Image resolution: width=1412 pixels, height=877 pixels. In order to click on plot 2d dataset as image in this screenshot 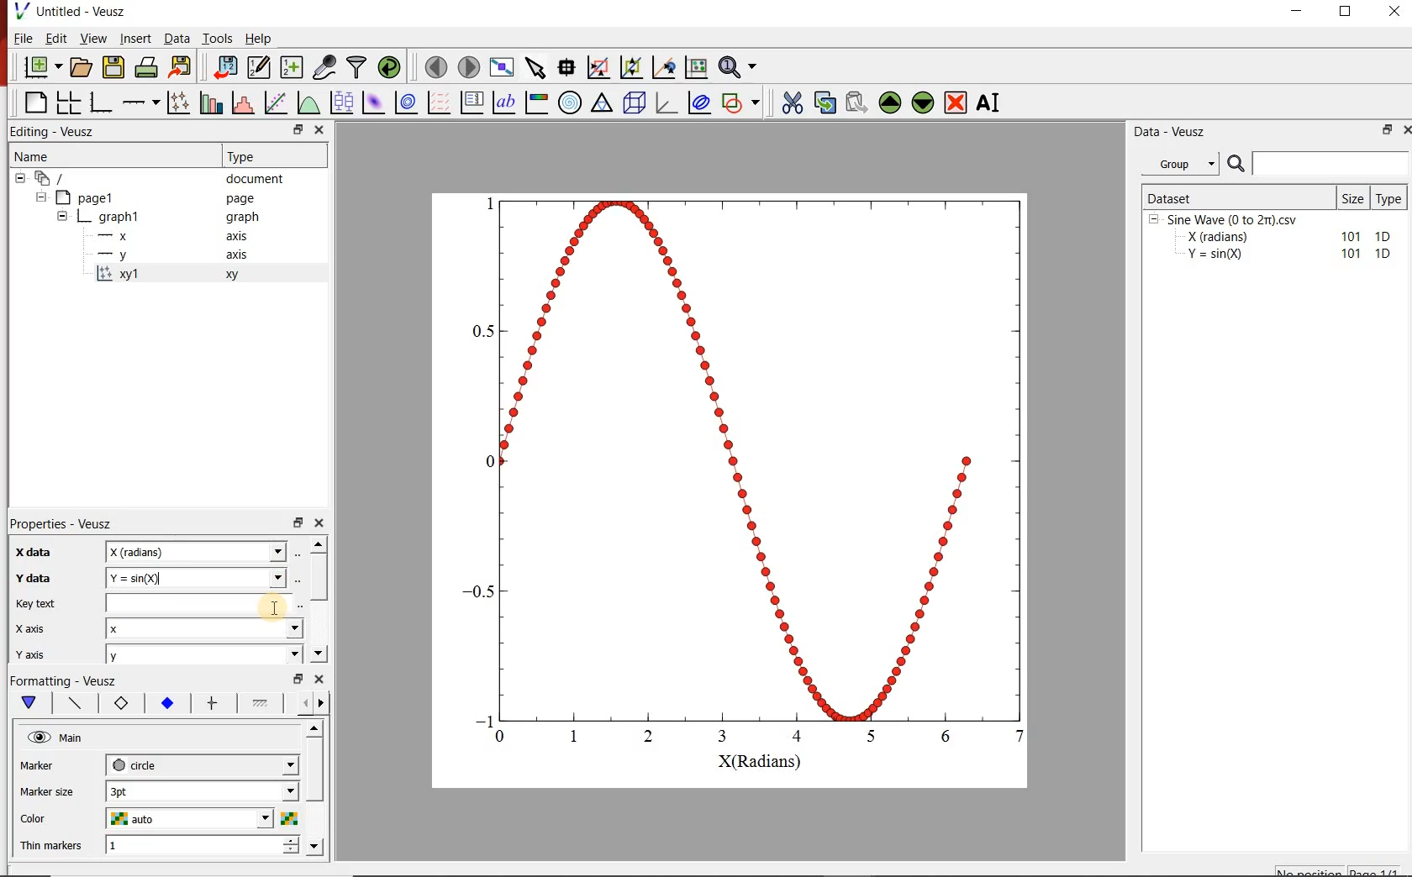, I will do `click(374, 102)`.